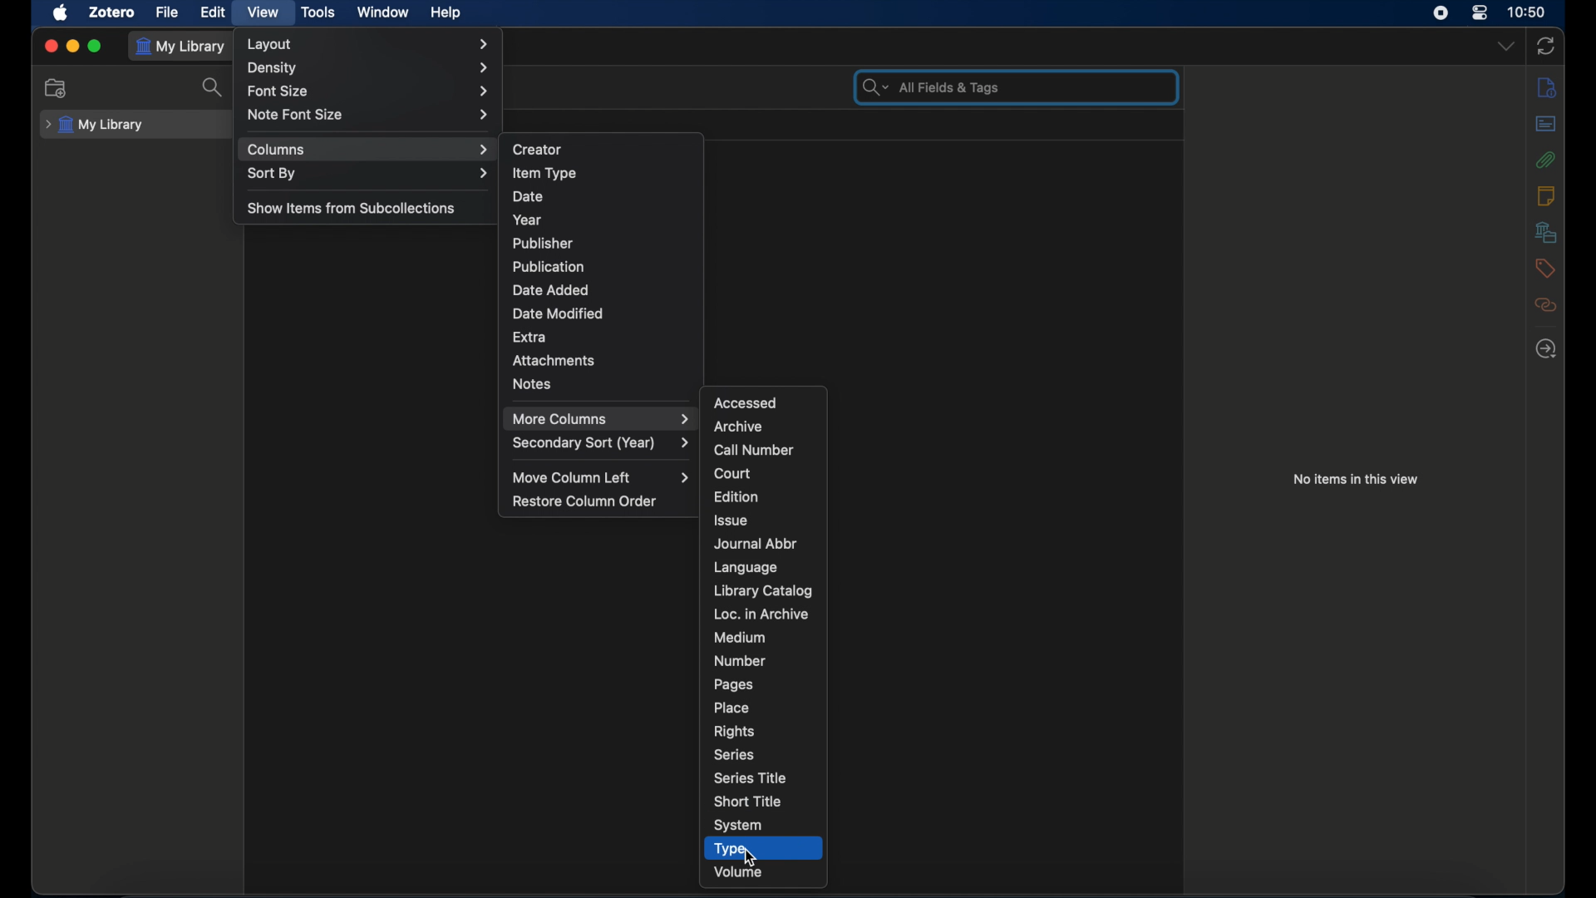  Describe the element at coordinates (113, 12) in the screenshot. I see `zotero` at that location.